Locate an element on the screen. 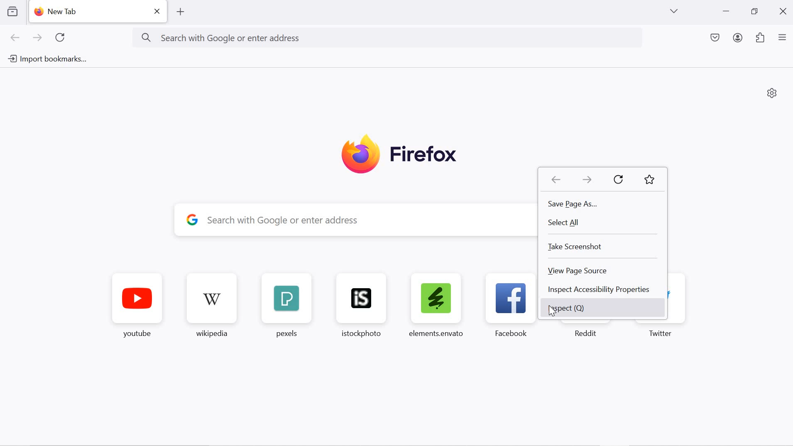 Image resolution: width=793 pixels, height=446 pixels. save to pocket is located at coordinates (714, 37).